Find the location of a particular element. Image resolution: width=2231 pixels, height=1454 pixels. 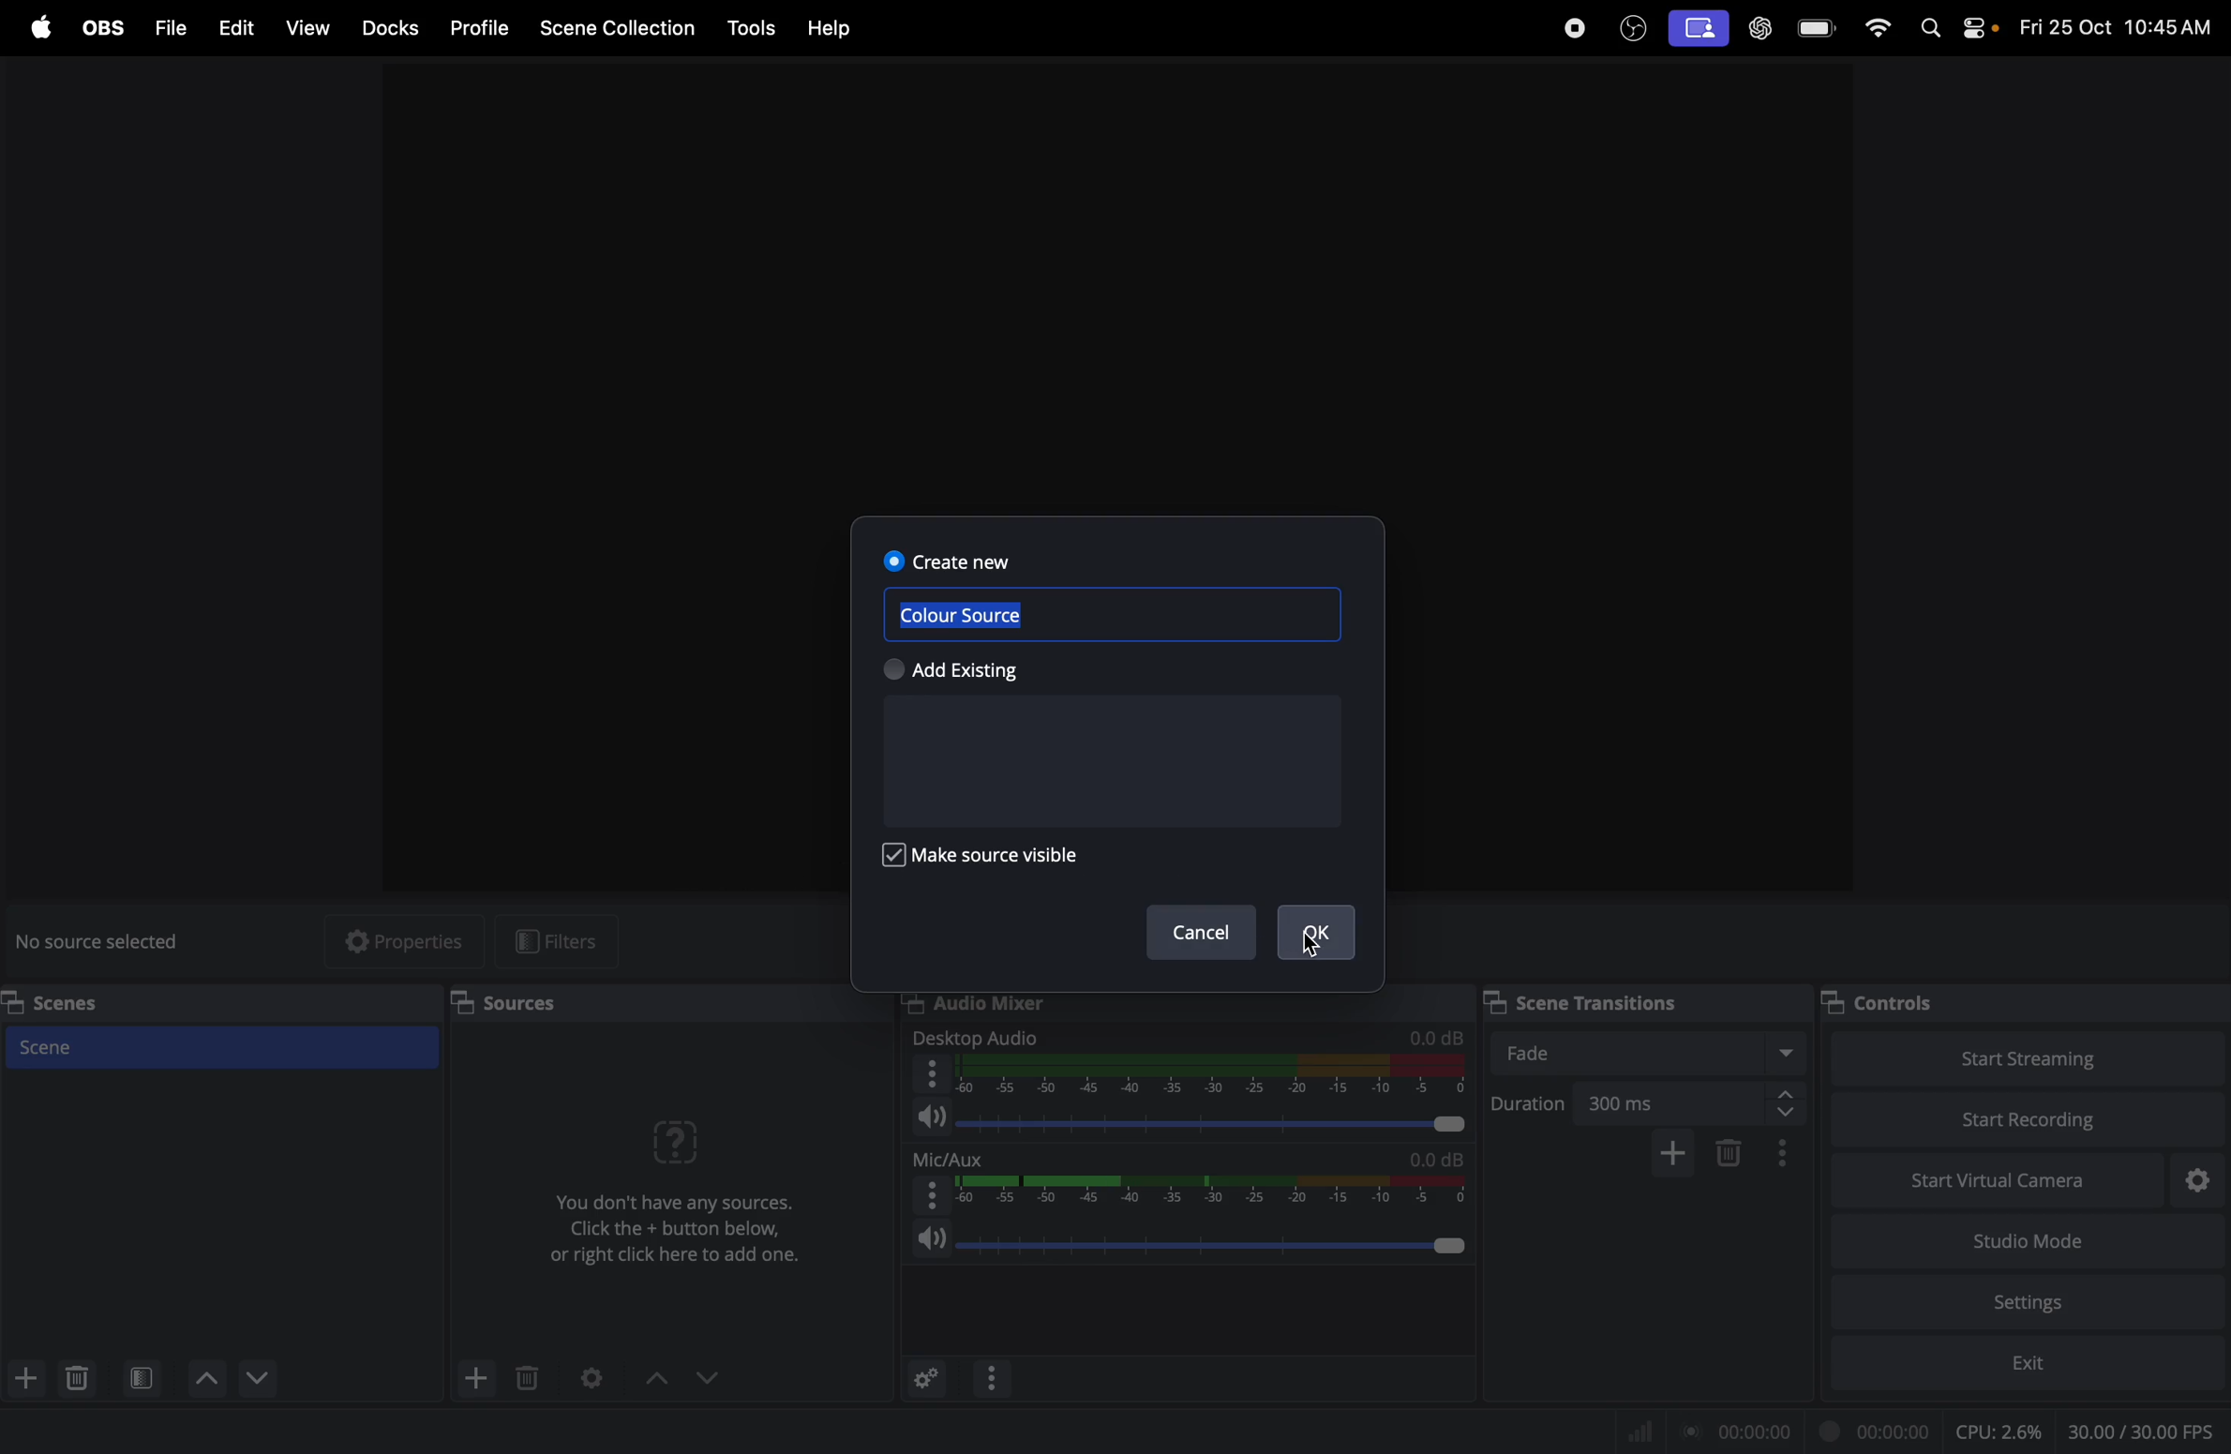

Cancel is located at coordinates (1197, 933).